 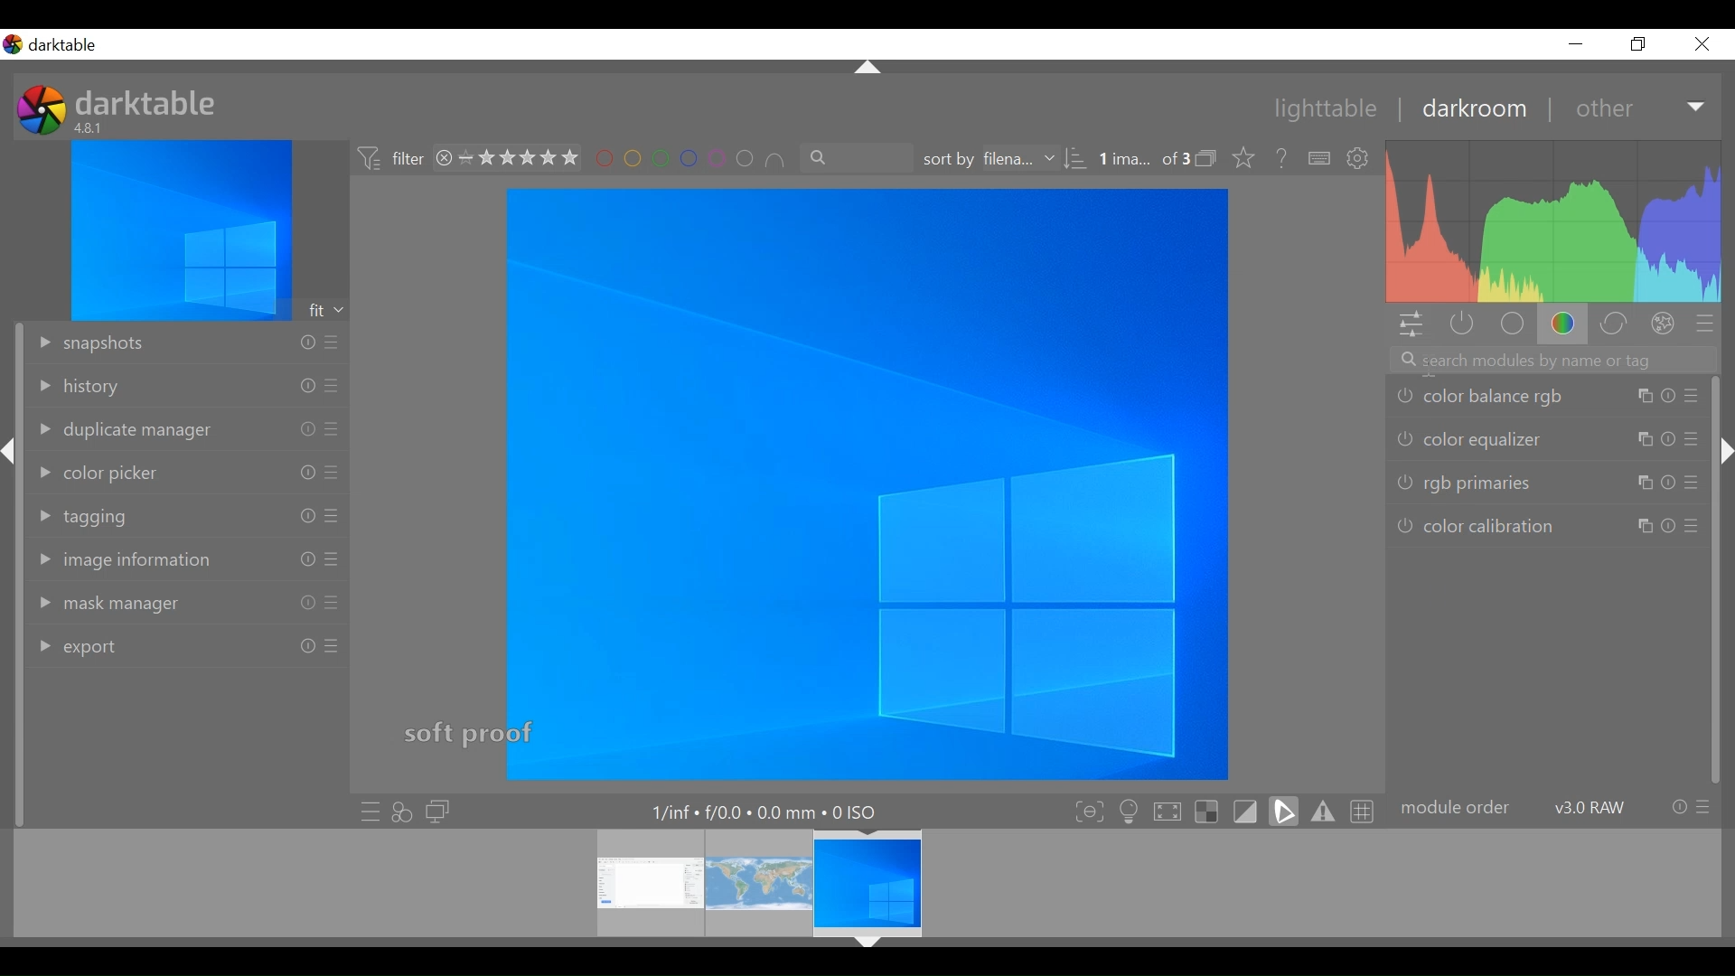 What do you see at coordinates (75, 649) in the screenshot?
I see `export` at bounding box center [75, 649].